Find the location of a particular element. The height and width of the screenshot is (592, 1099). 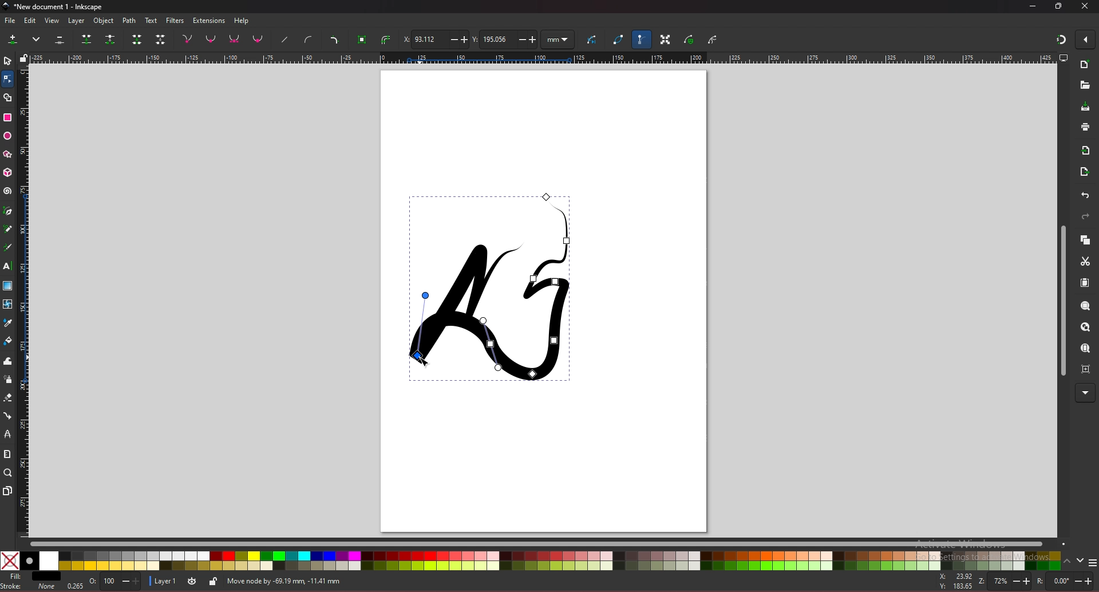

rotate is located at coordinates (1065, 581).